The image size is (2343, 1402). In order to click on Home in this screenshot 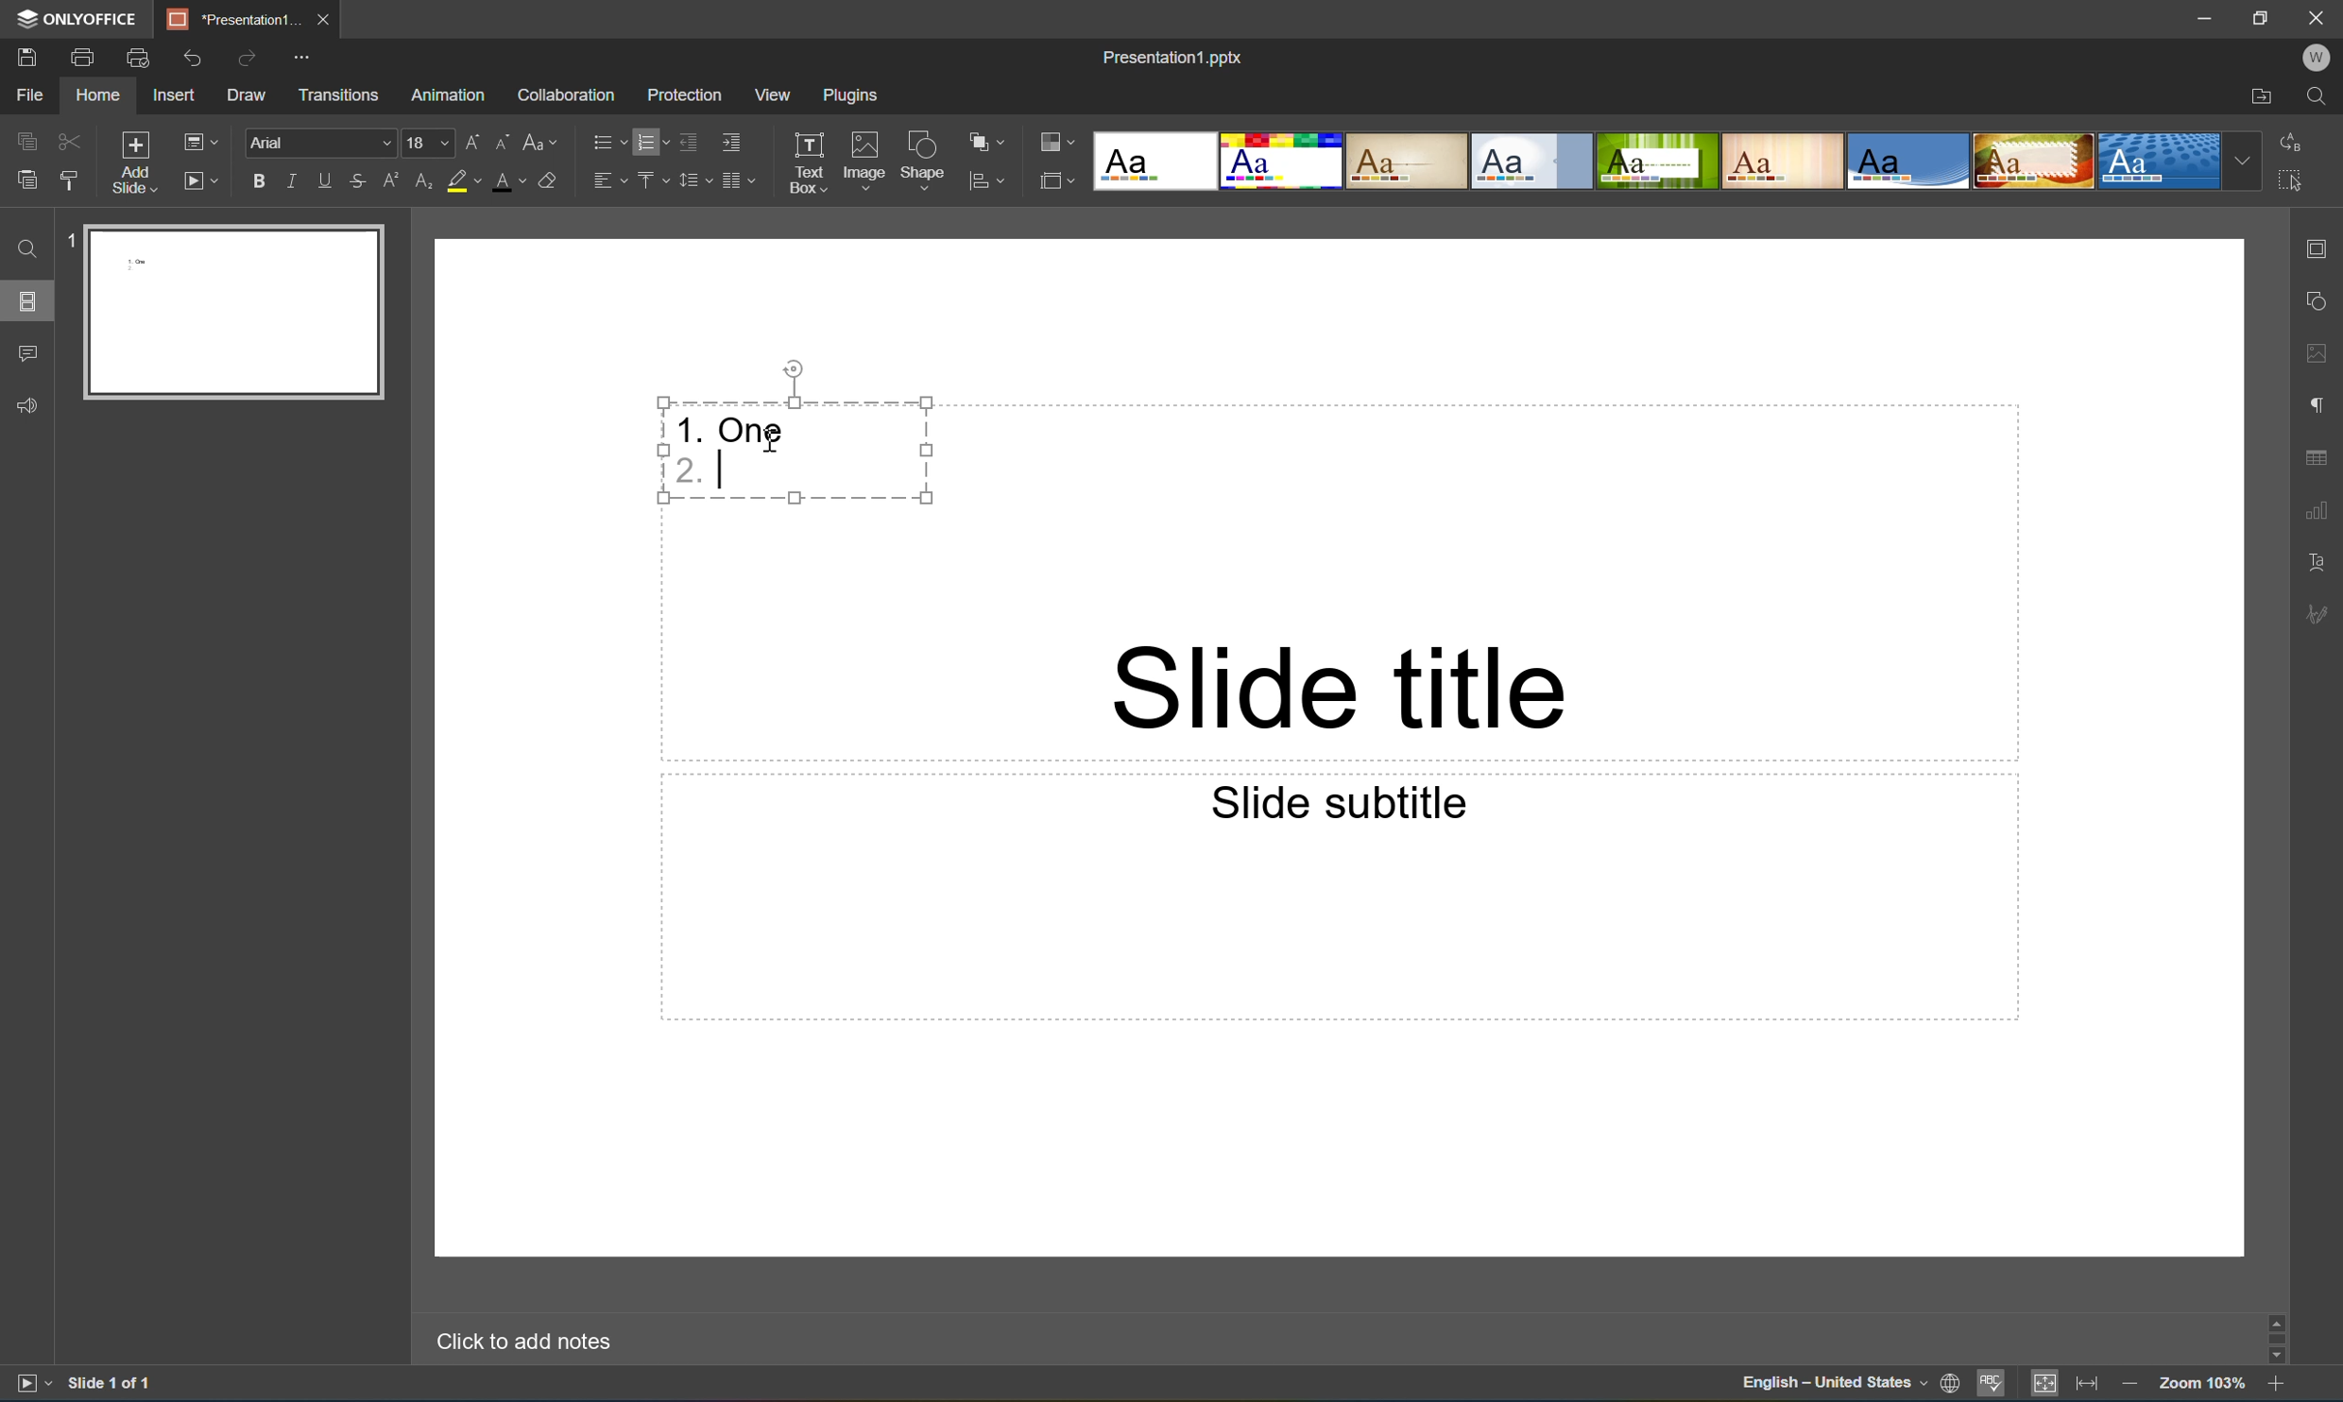, I will do `click(101, 94)`.